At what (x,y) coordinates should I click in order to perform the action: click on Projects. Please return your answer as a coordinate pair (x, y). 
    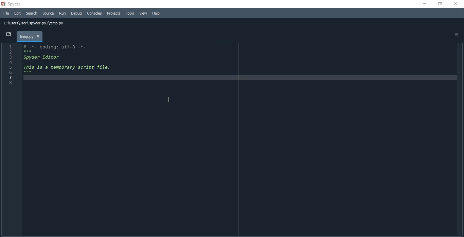
    Looking at the image, I should click on (114, 13).